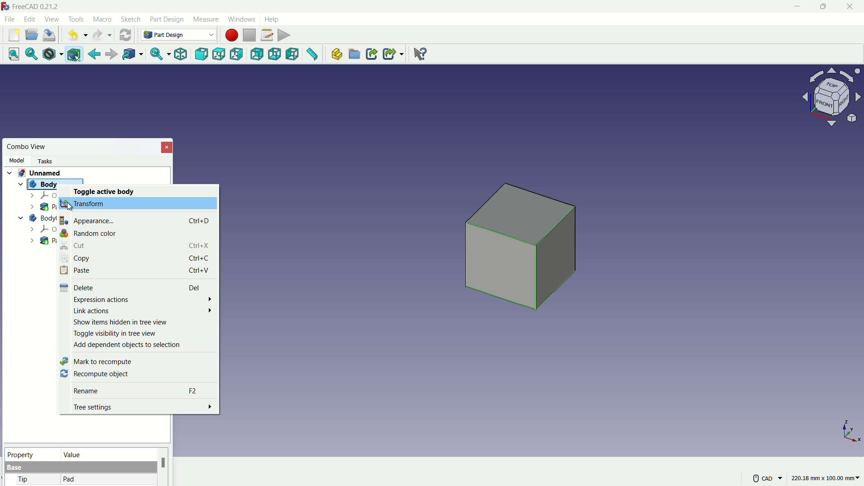  I want to click on Appearance... Ctrl+D, so click(134, 220).